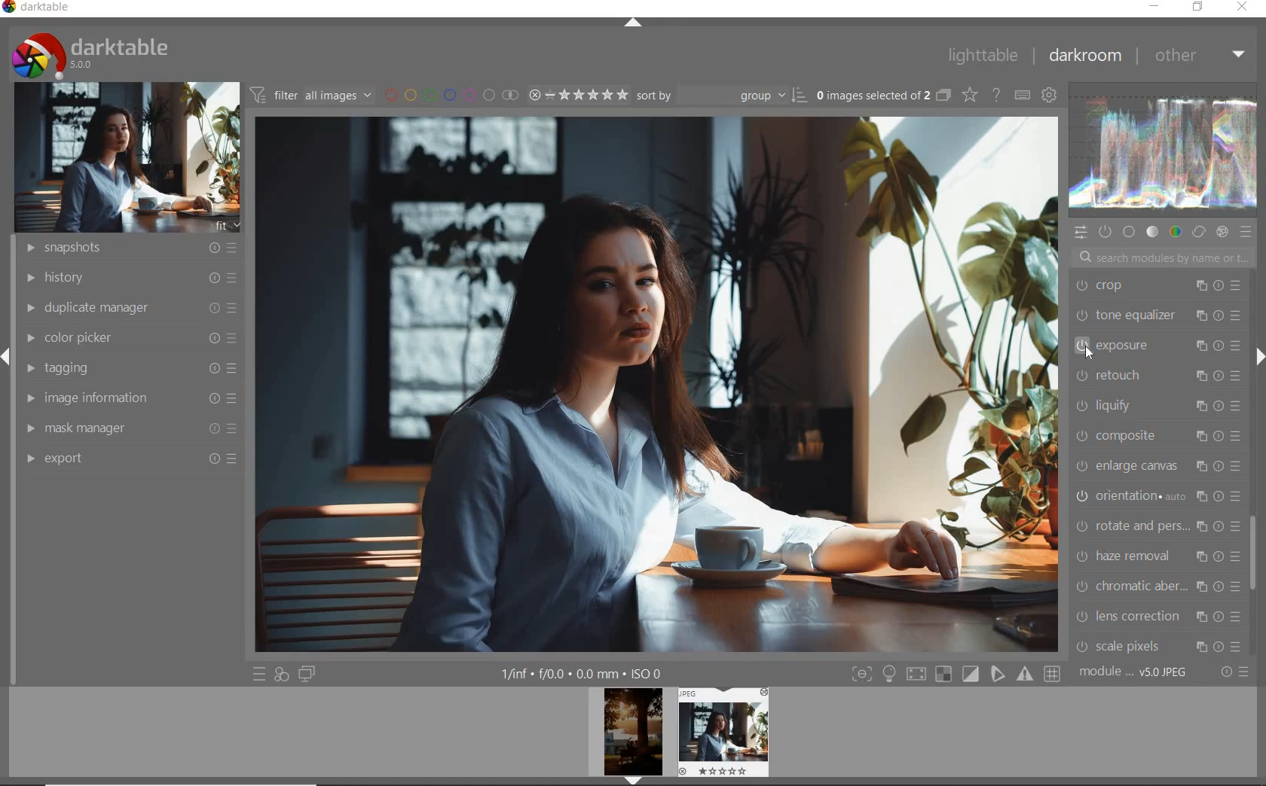 Image resolution: width=1266 pixels, height=786 pixels. Describe the element at coordinates (128, 308) in the screenshot. I see `DUPLICATE MANAGER` at that location.